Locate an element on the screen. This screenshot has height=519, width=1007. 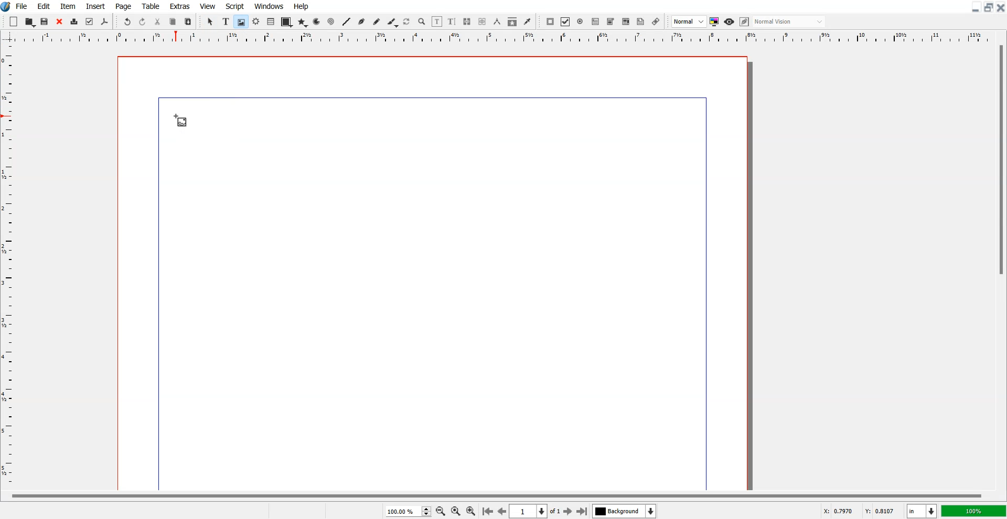
Image frame Curser is located at coordinates (180, 121).